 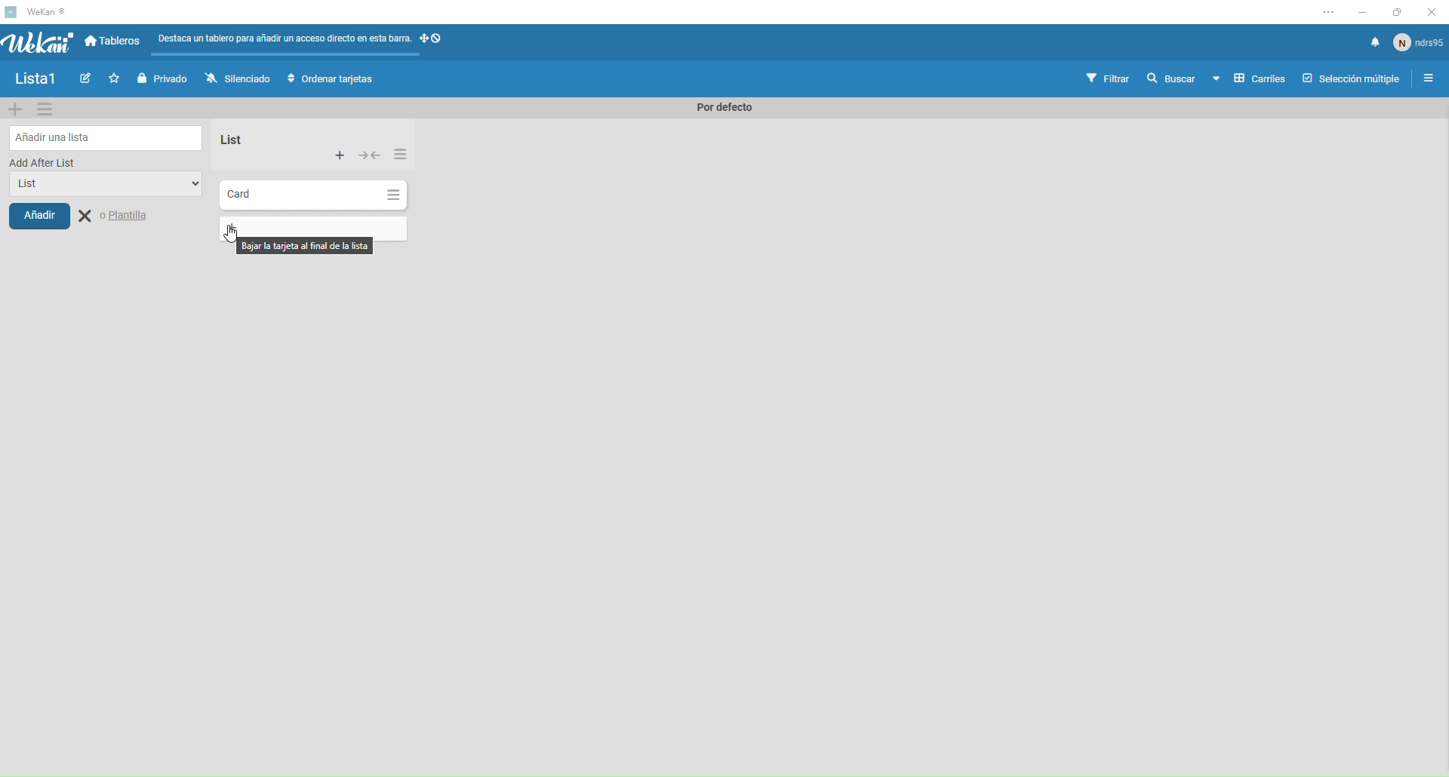 I want to click on Multiple Selection, so click(x=1353, y=80).